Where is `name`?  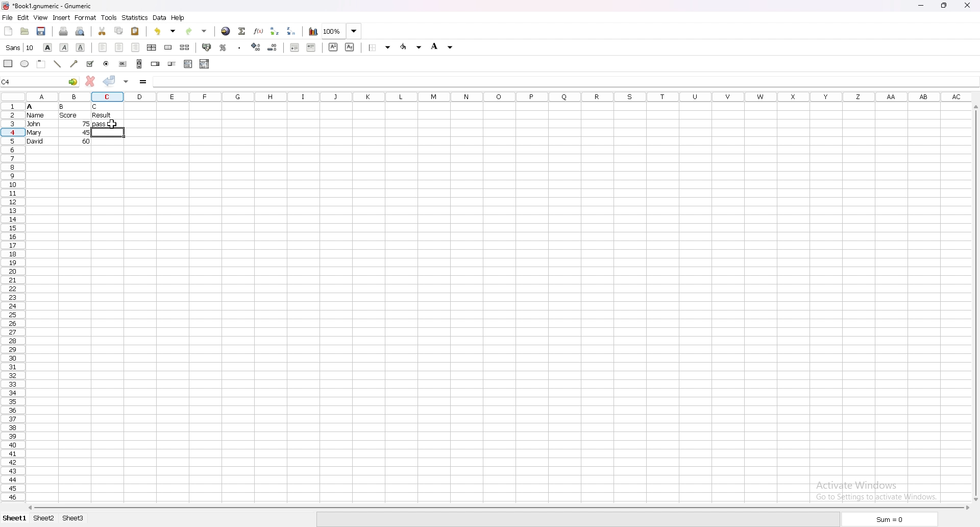 name is located at coordinates (36, 115).